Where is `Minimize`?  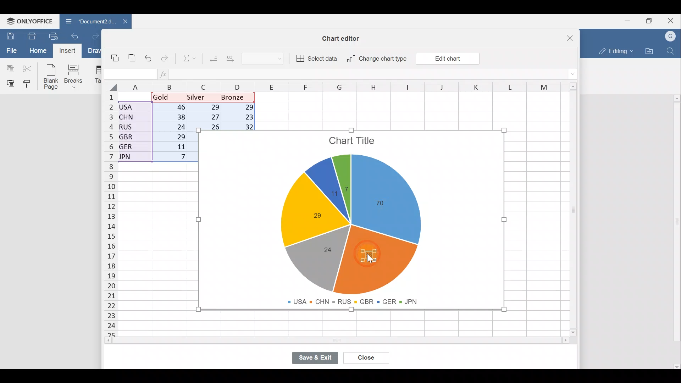
Minimize is located at coordinates (630, 20).